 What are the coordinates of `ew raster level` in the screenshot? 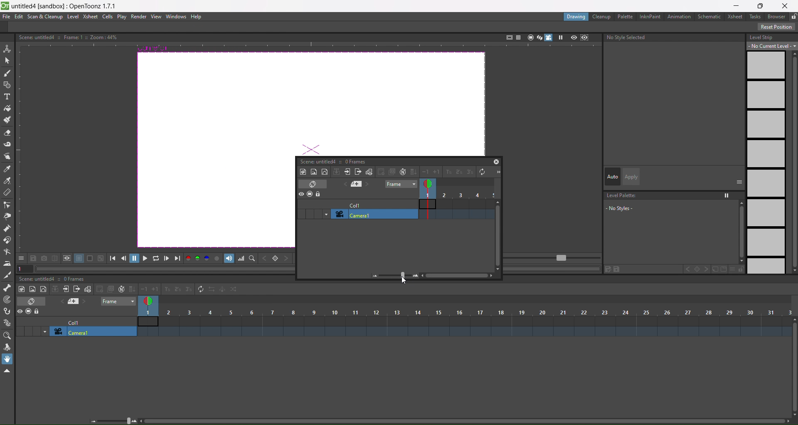 It's located at (32, 289).